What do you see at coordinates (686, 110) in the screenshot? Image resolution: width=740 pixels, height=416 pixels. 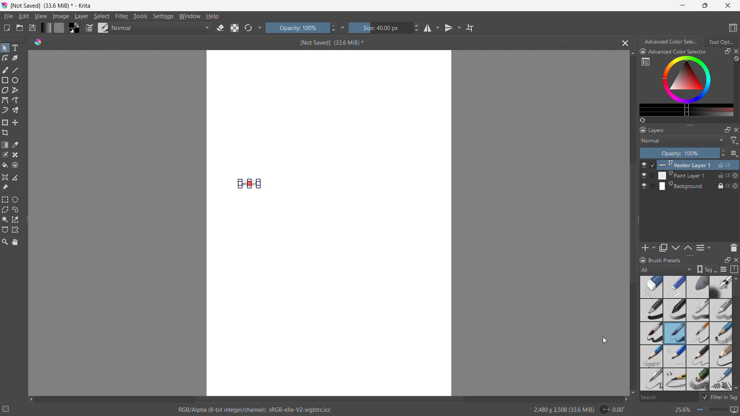 I see `more colors` at bounding box center [686, 110].